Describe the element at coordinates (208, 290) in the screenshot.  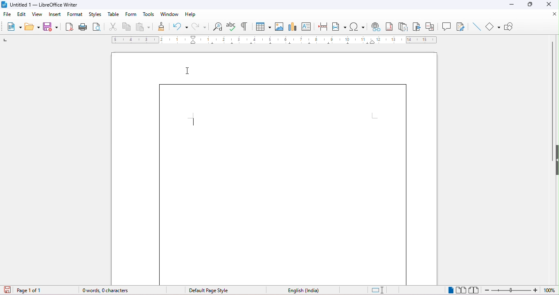
I see `page style ` at that location.